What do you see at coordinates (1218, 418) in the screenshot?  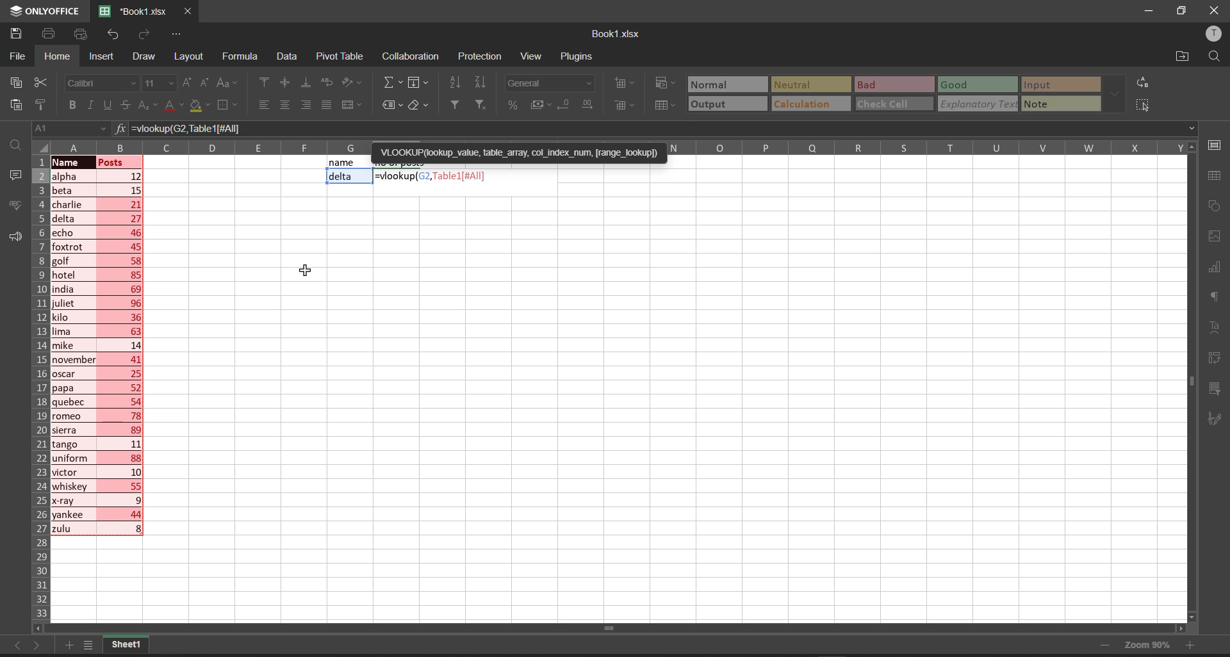 I see `signature settings` at bounding box center [1218, 418].